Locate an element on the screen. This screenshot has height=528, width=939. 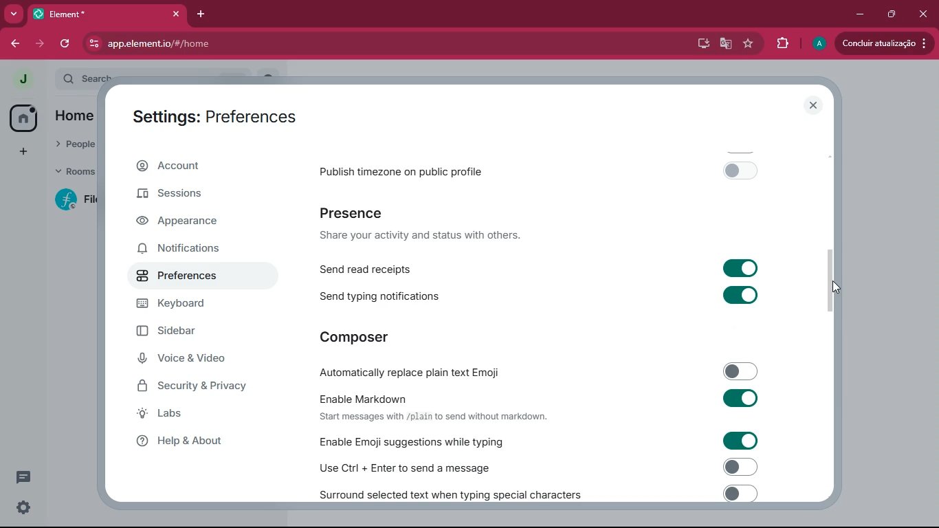
security is located at coordinates (201, 387).